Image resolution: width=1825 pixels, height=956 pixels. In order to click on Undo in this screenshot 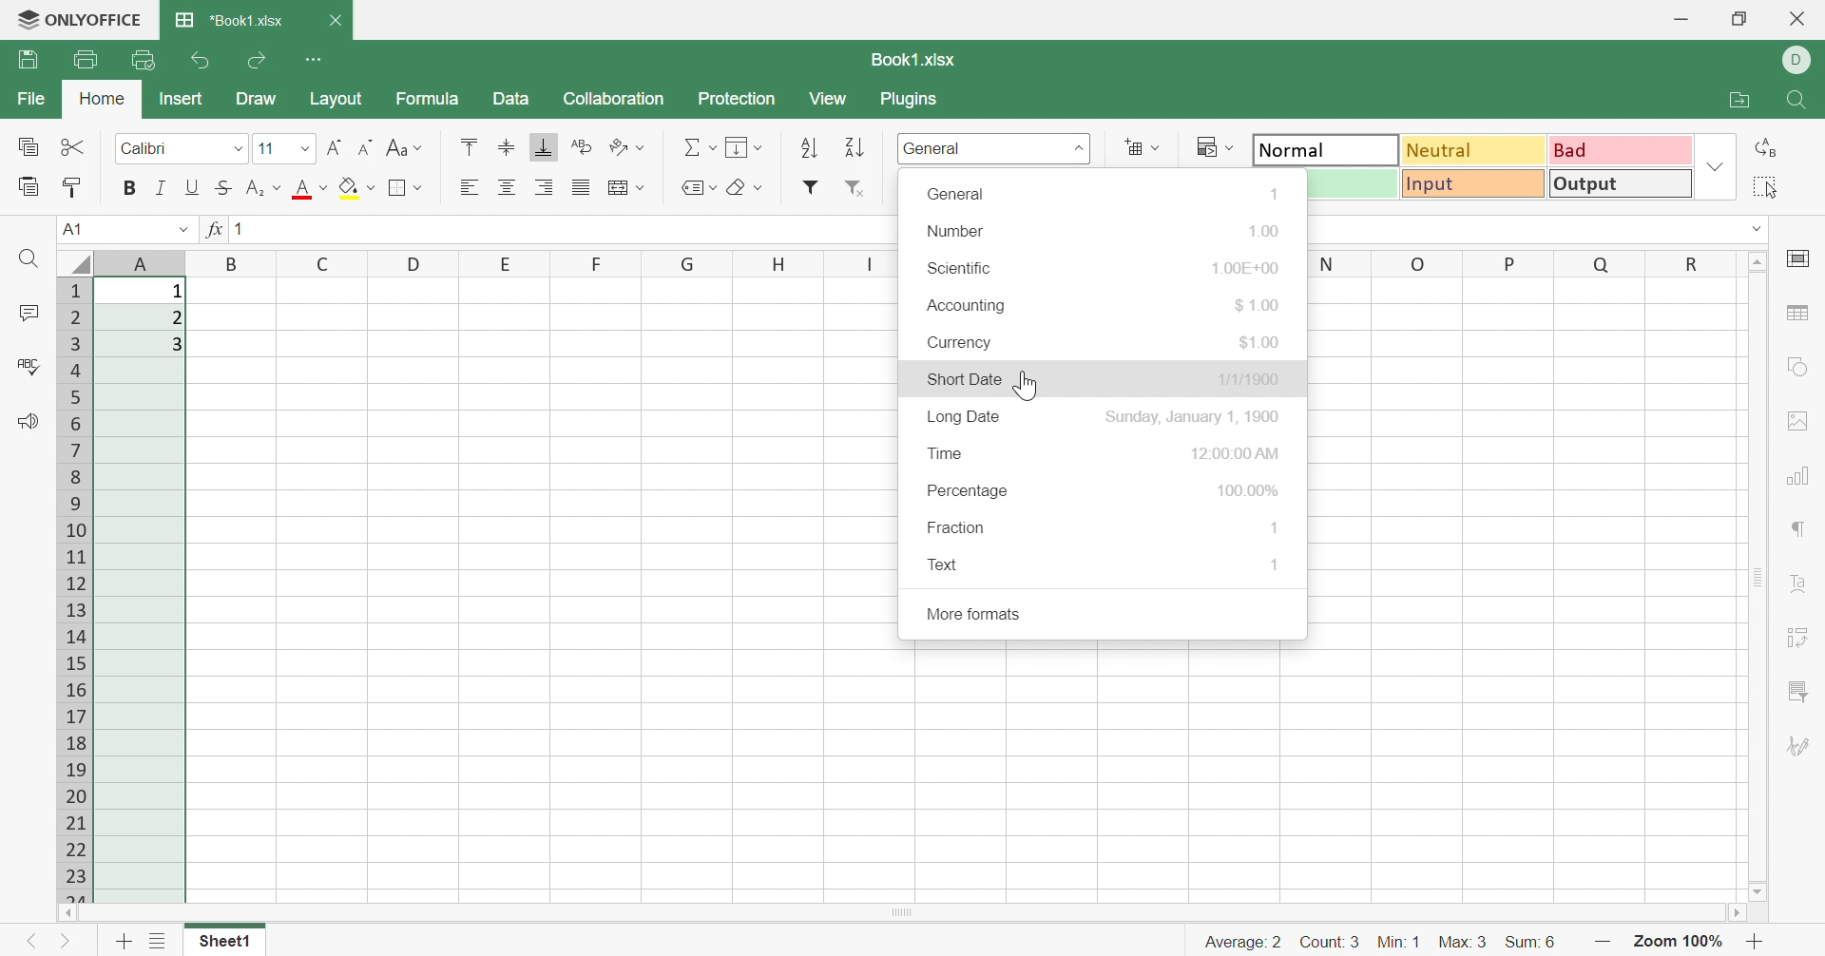, I will do `click(203, 59)`.